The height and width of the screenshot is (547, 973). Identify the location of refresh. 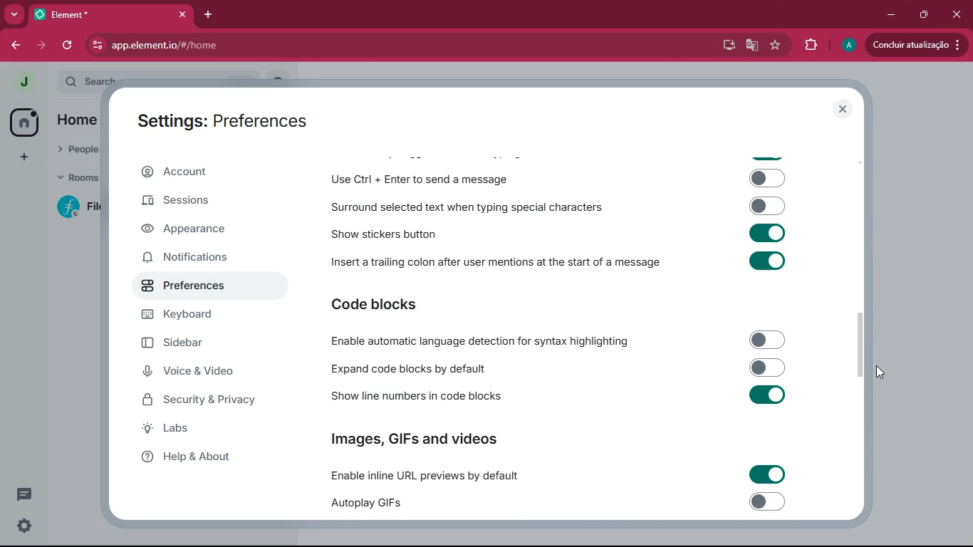
(70, 45).